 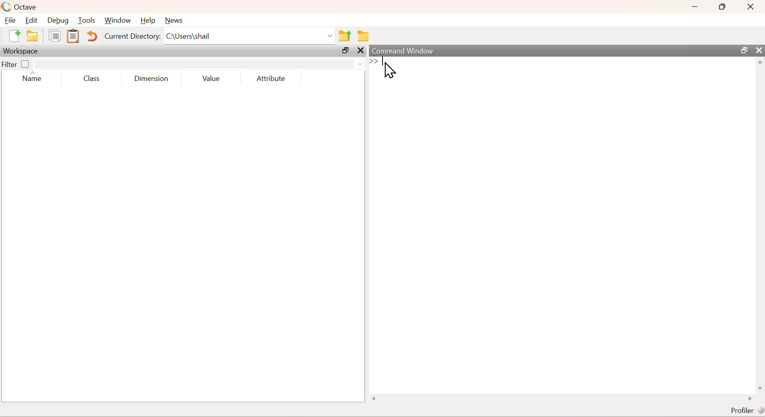 What do you see at coordinates (748, 397) in the screenshot?
I see `Right` at bounding box center [748, 397].